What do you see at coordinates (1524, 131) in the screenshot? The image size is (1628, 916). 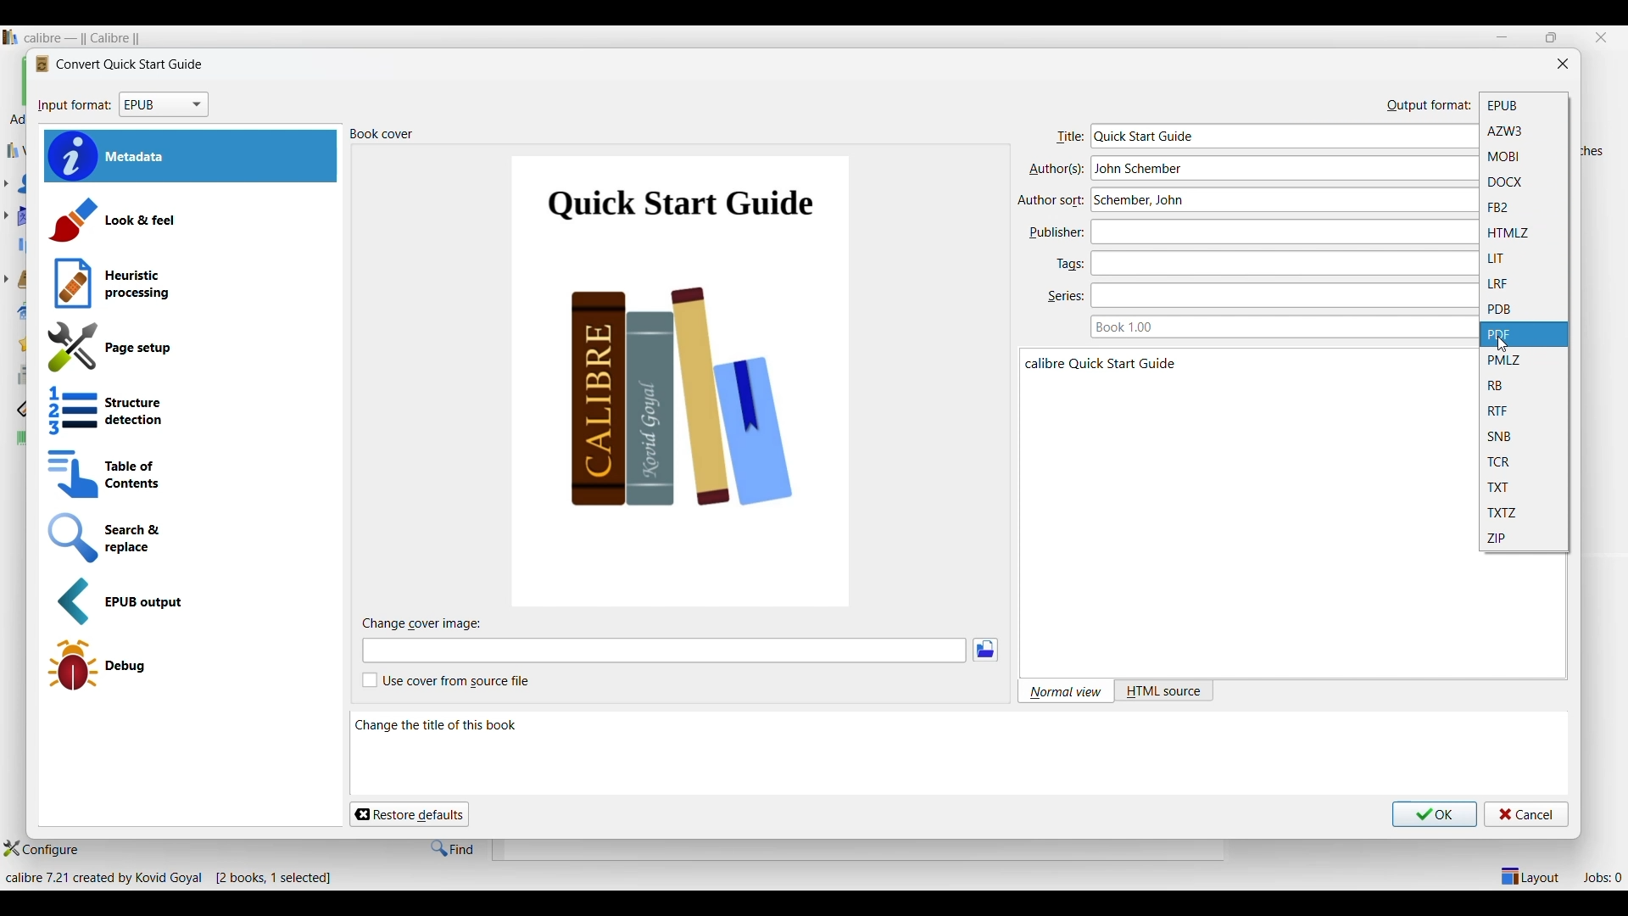 I see `AZW3` at bounding box center [1524, 131].